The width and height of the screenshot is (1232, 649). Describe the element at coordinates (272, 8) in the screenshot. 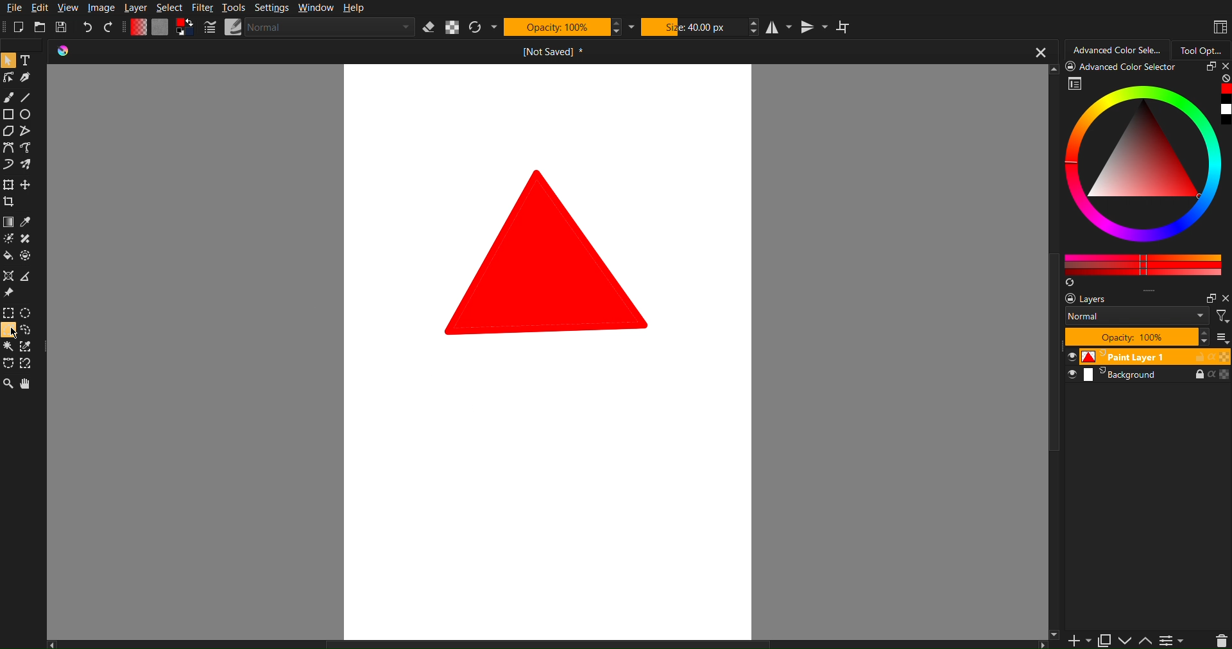

I see `Settings` at that location.